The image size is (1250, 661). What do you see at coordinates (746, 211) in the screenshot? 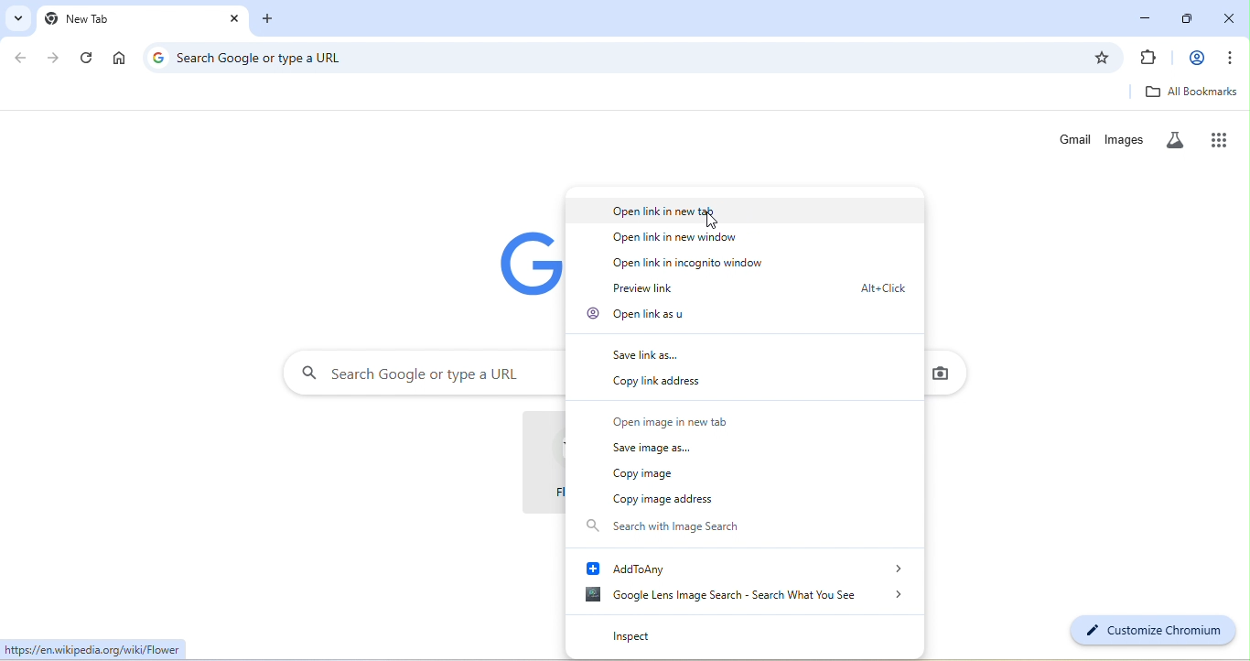
I see `open link in new tab` at bounding box center [746, 211].